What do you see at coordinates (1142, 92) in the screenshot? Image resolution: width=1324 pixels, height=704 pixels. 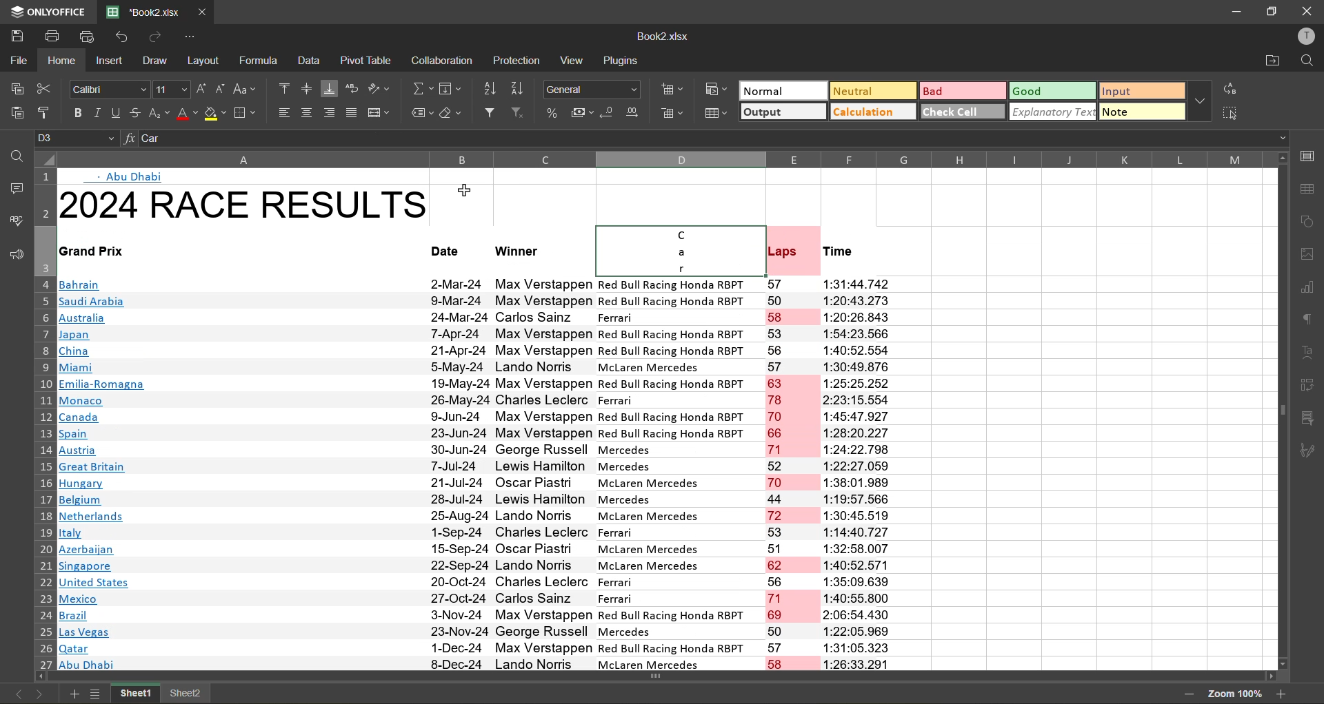 I see `input` at bounding box center [1142, 92].